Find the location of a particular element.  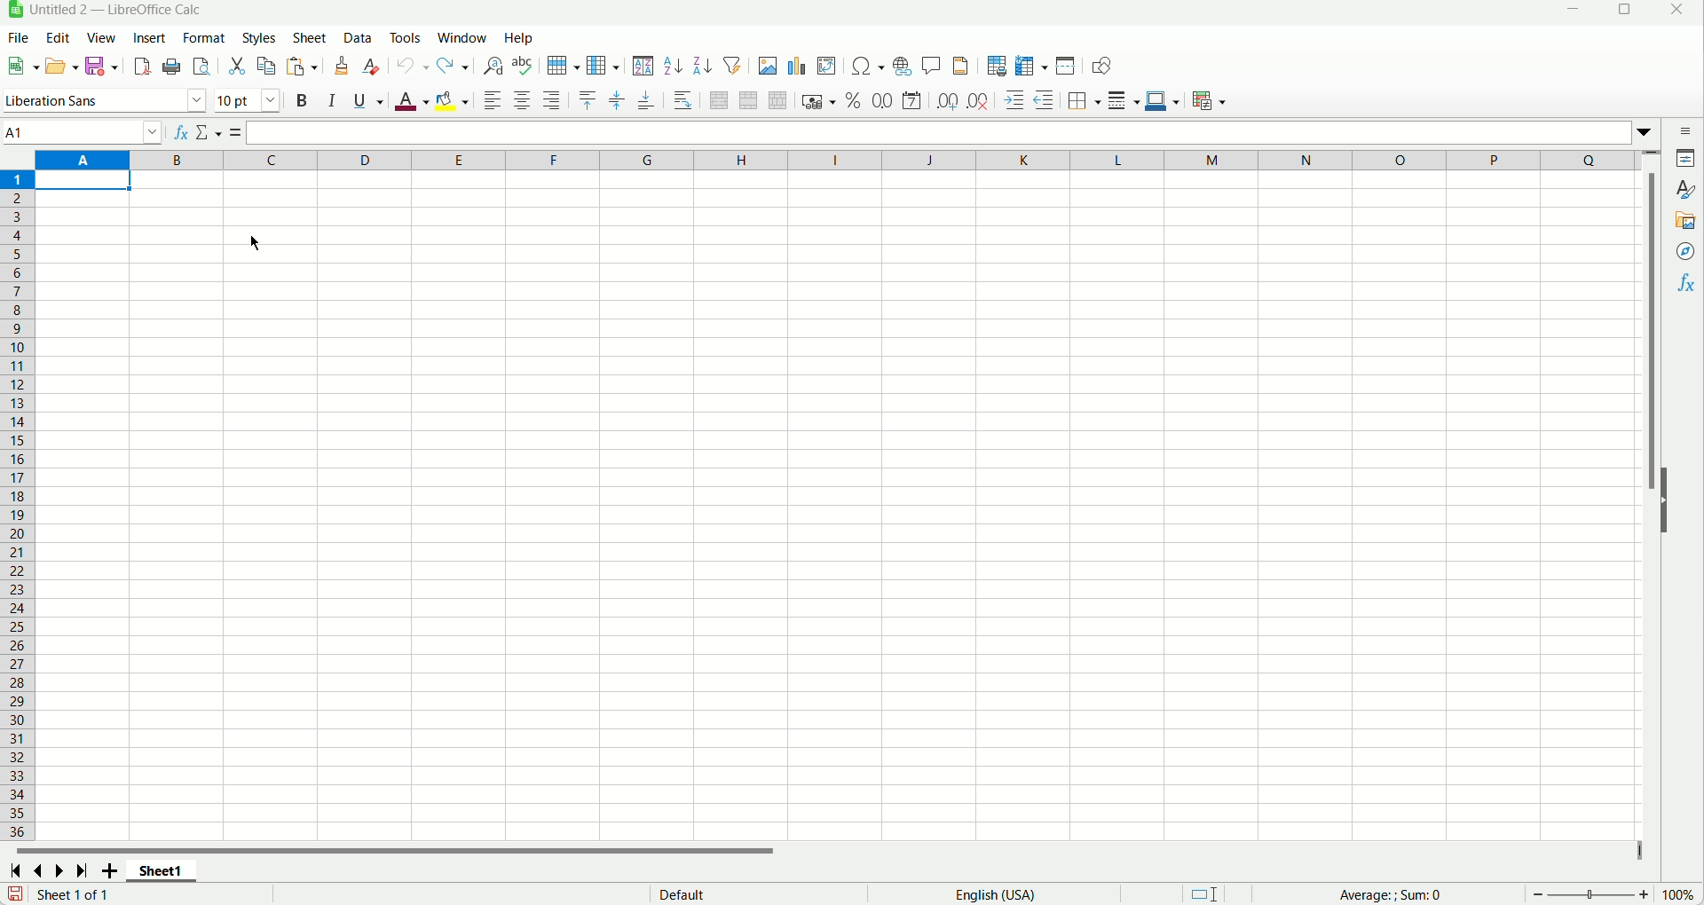

active cell is located at coordinates (87, 180).